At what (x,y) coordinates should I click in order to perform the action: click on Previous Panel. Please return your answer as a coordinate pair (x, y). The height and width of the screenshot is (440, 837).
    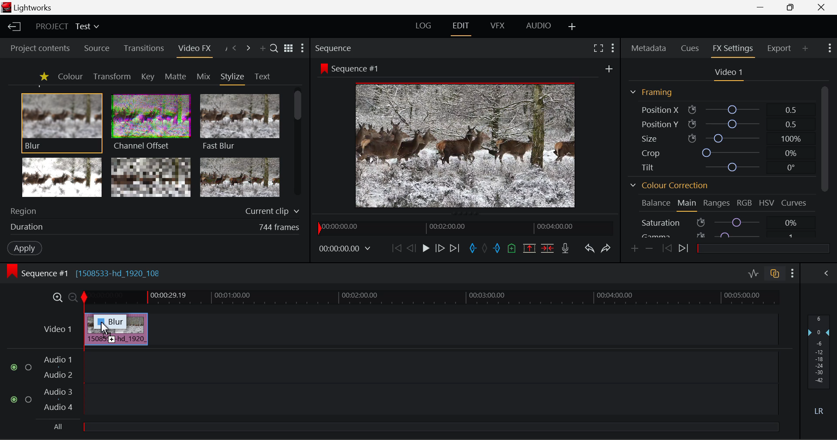
    Looking at the image, I should click on (235, 48).